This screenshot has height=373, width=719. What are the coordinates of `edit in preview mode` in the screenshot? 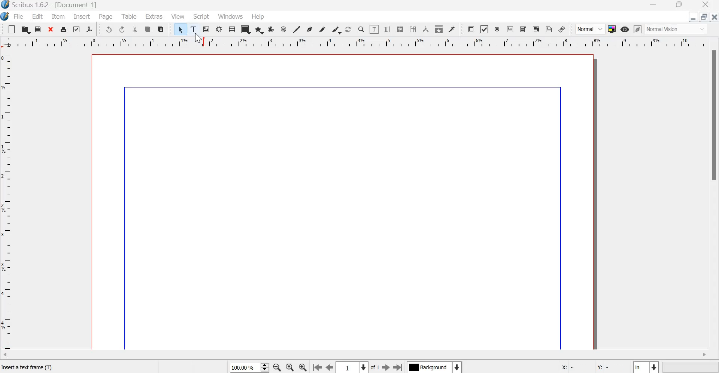 It's located at (638, 29).